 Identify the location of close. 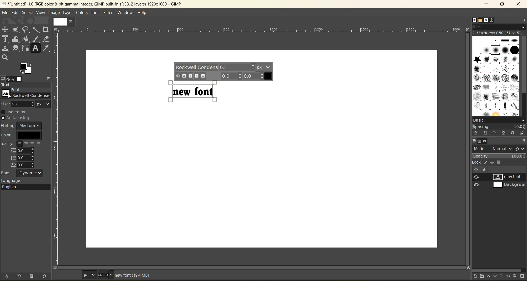
(520, 4).